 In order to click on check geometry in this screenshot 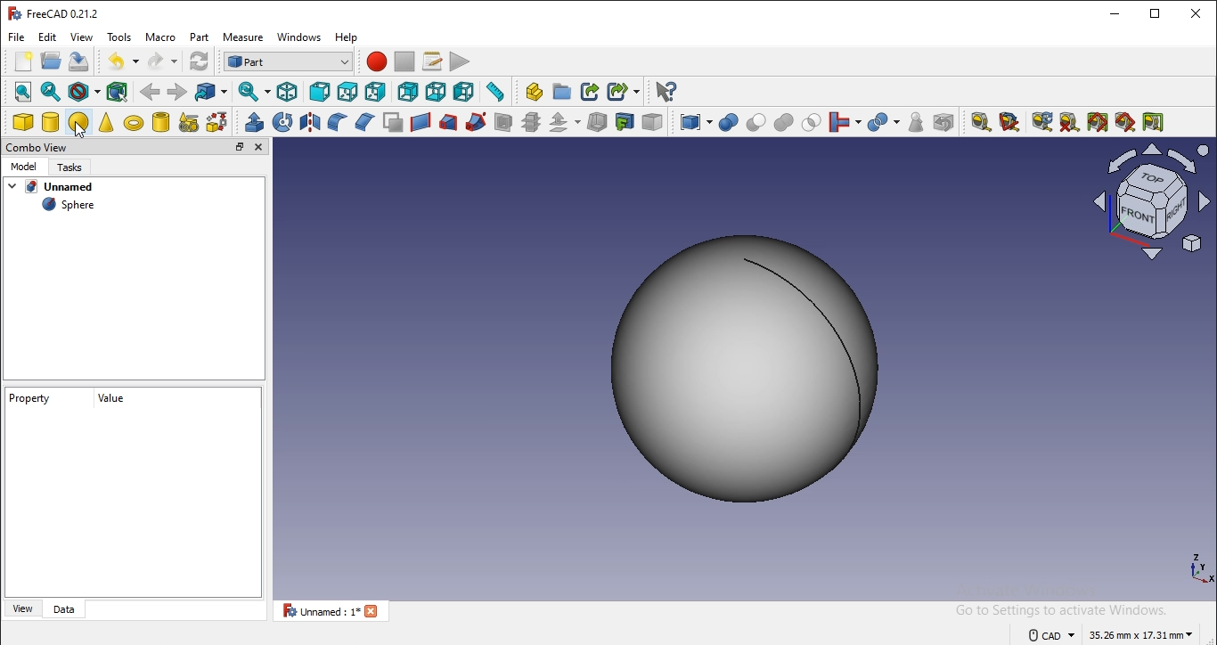, I will do `click(915, 123)`.